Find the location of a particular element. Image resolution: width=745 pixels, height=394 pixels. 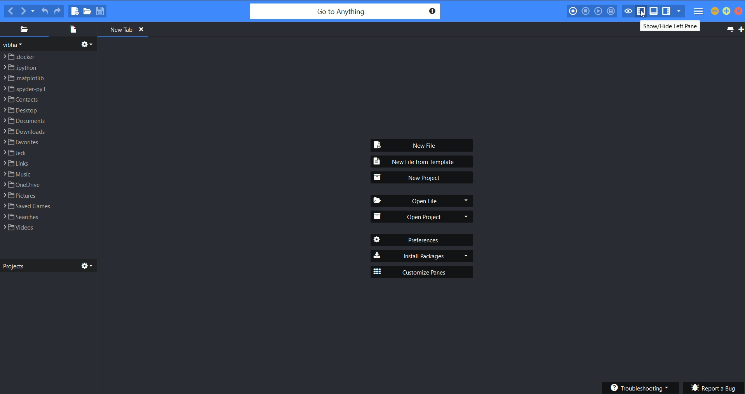

user name is located at coordinates (15, 45).